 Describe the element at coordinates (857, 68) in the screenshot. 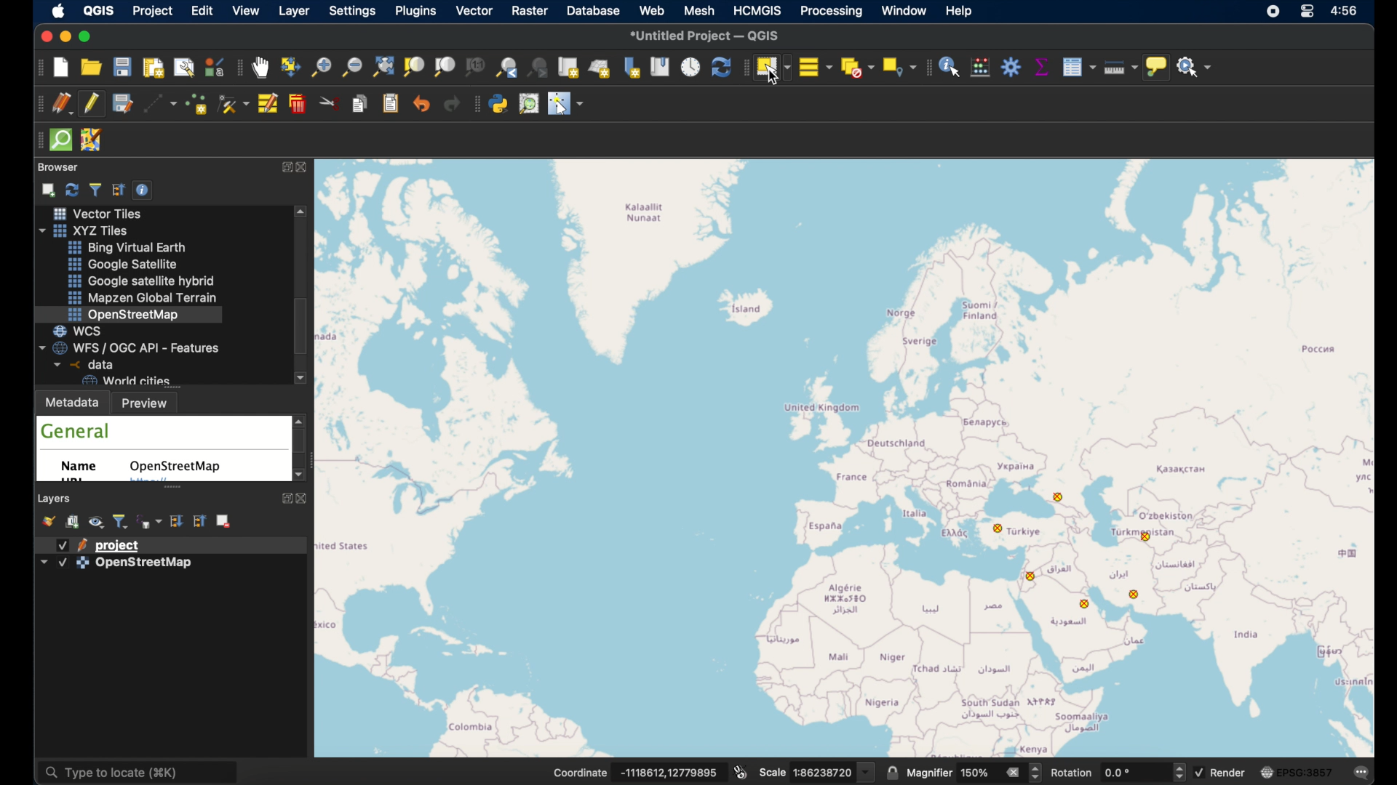

I see `deselect features from all layers` at that location.